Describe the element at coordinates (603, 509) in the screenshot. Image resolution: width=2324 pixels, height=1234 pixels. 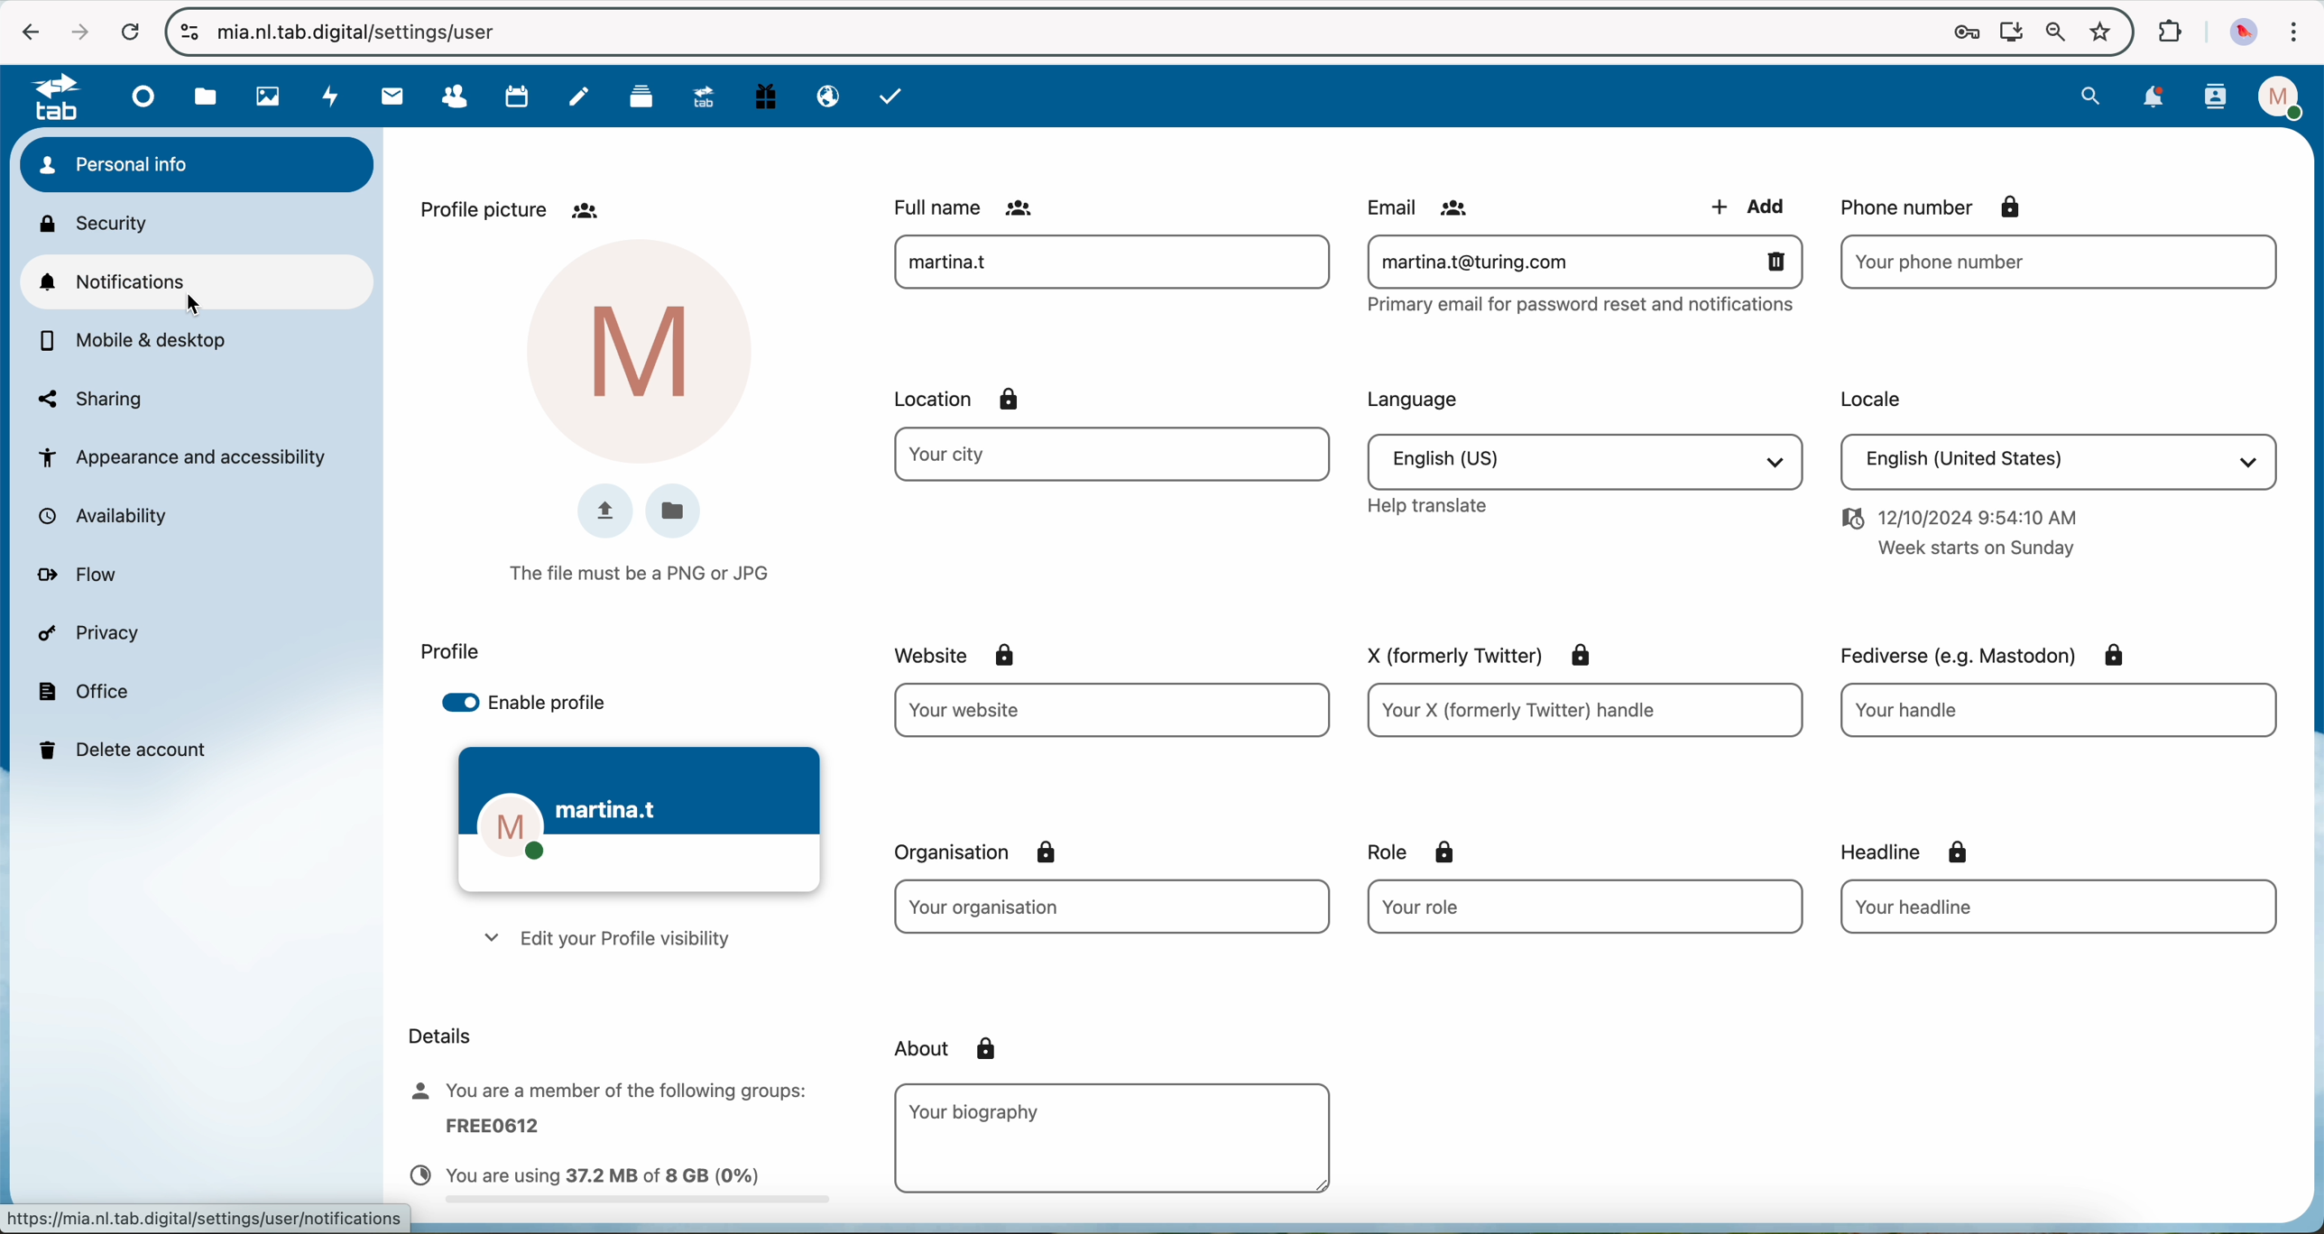
I see `upload image` at that location.